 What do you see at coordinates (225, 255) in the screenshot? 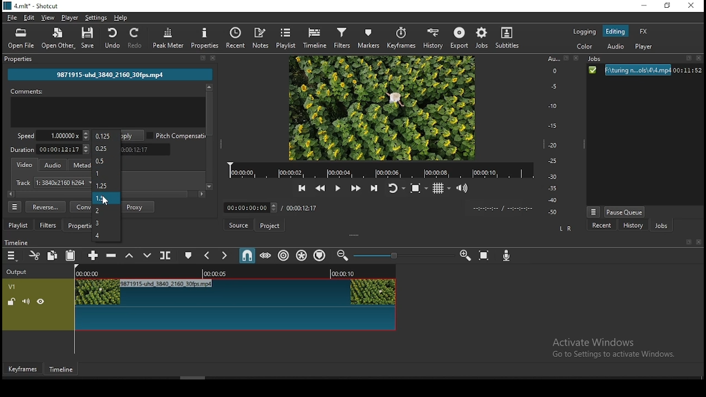
I see `next marker` at bounding box center [225, 255].